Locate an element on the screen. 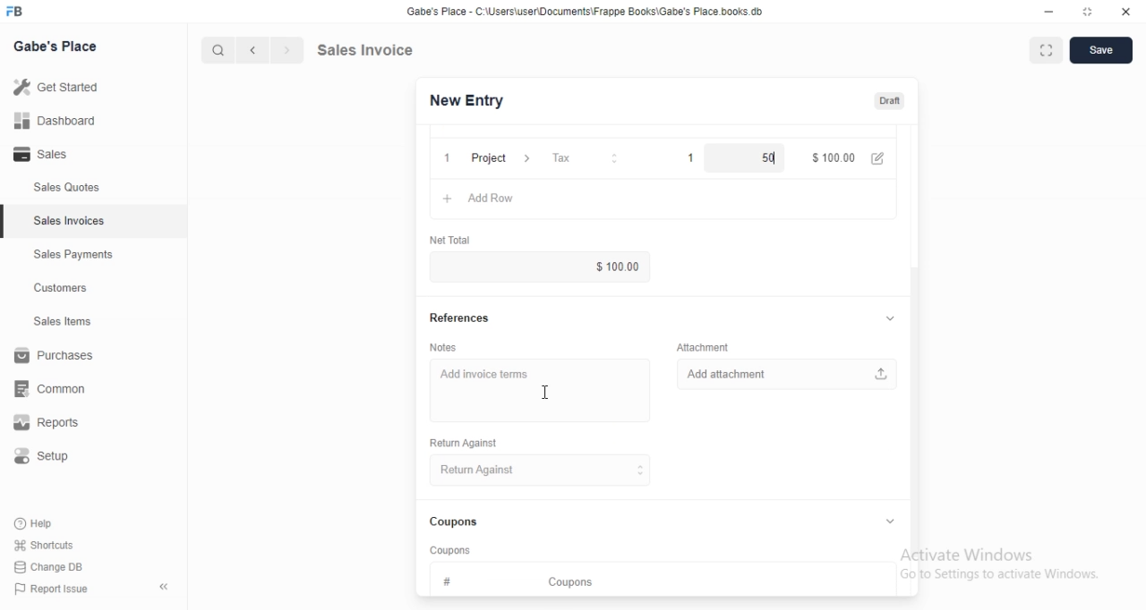  common is located at coordinates (56, 388).